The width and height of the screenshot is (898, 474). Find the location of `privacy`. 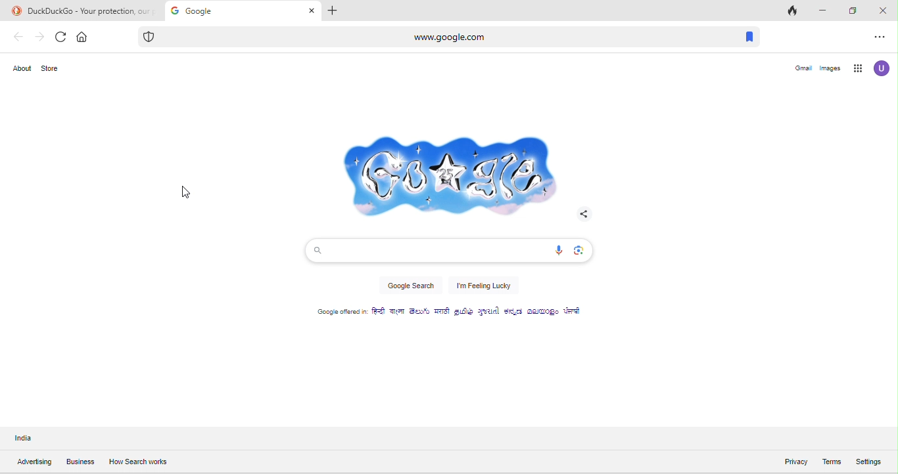

privacy is located at coordinates (788, 460).